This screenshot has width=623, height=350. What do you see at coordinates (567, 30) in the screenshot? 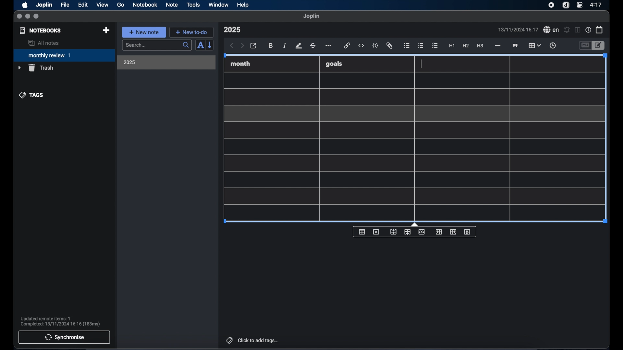
I see `set alarm` at bounding box center [567, 30].